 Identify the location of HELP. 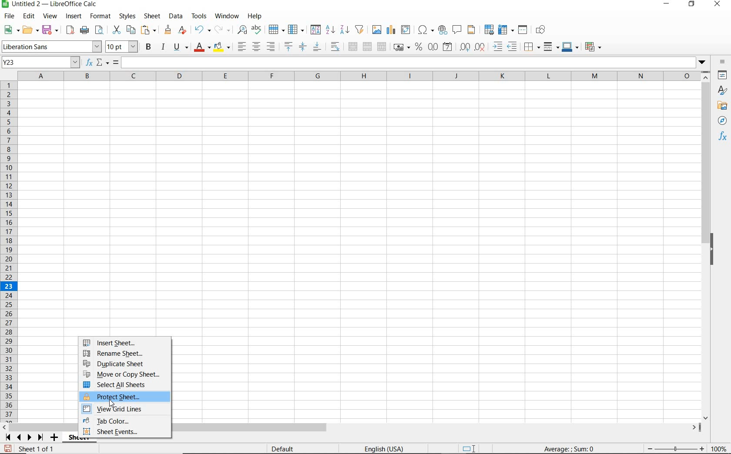
(256, 16).